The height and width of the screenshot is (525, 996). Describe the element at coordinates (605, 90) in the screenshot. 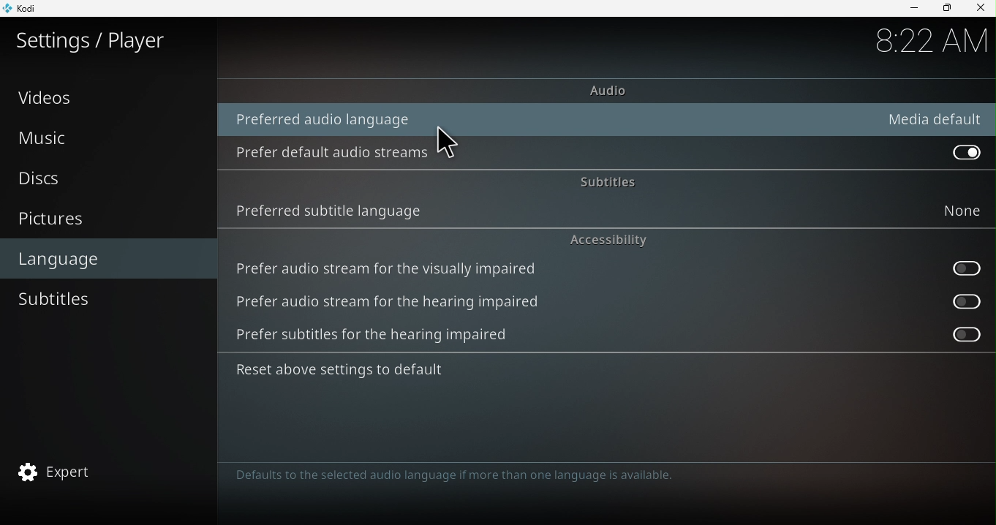

I see `Audio` at that location.